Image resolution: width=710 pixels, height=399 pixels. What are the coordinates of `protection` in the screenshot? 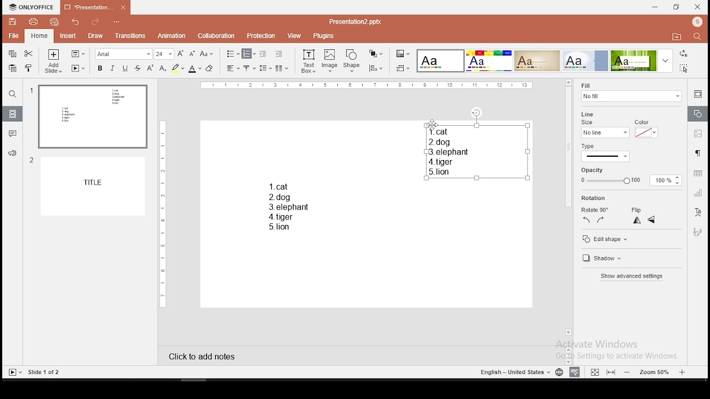 It's located at (262, 35).